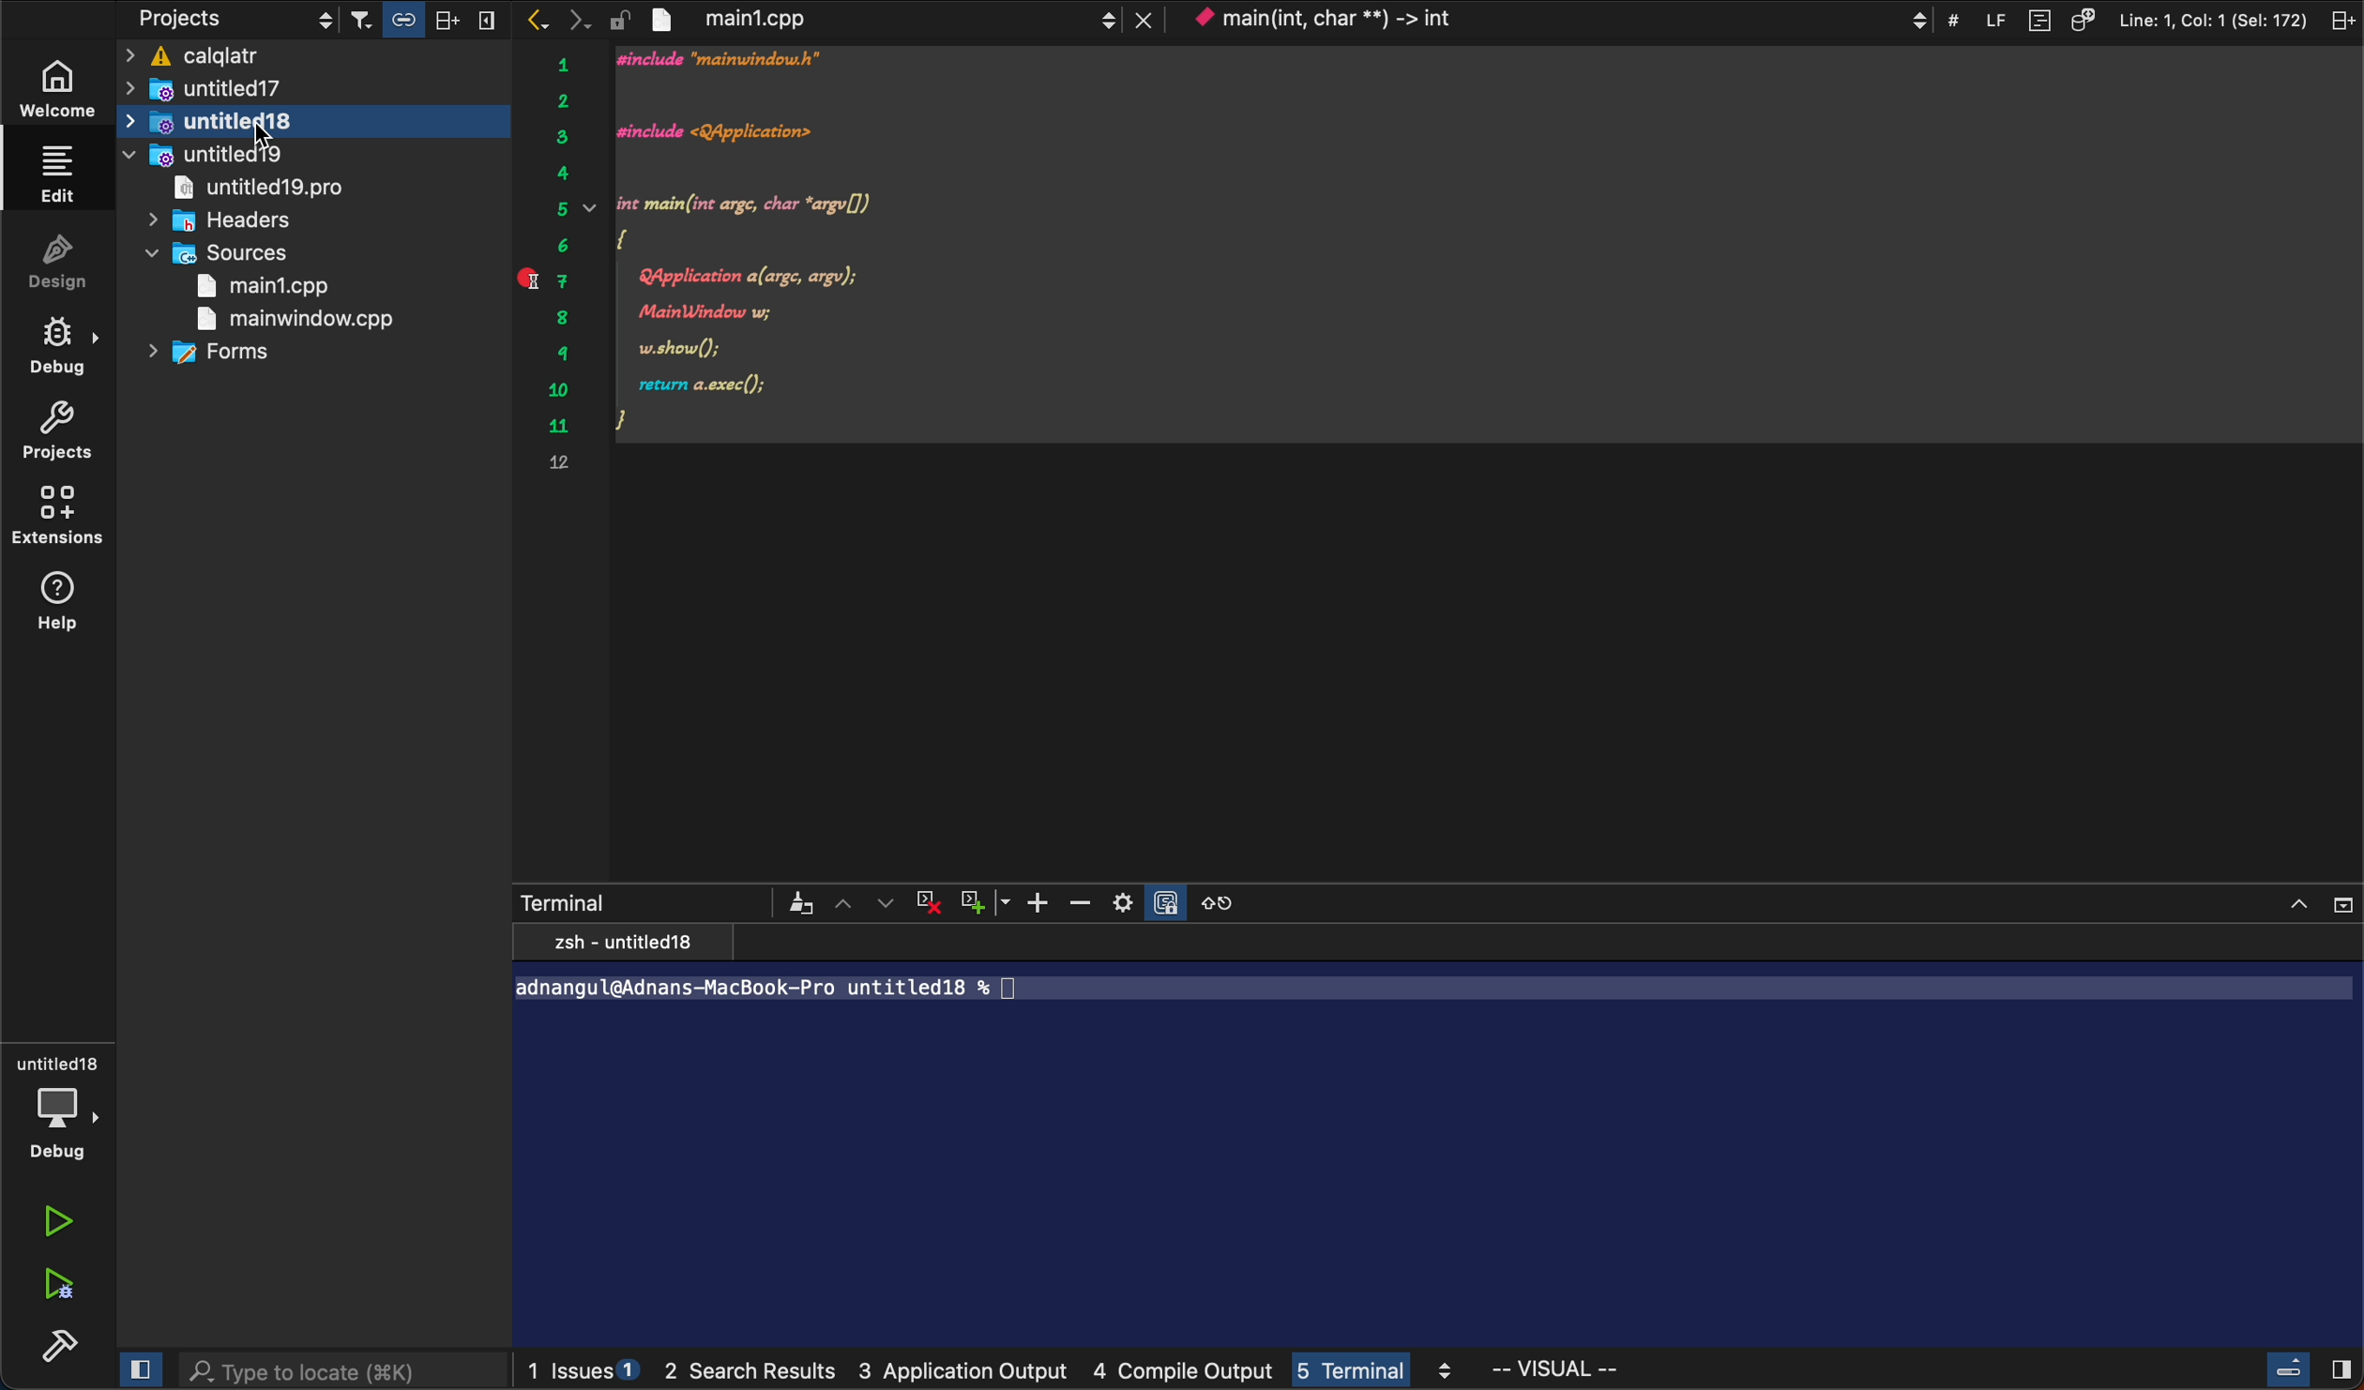  I want to click on previous, so click(537, 21).